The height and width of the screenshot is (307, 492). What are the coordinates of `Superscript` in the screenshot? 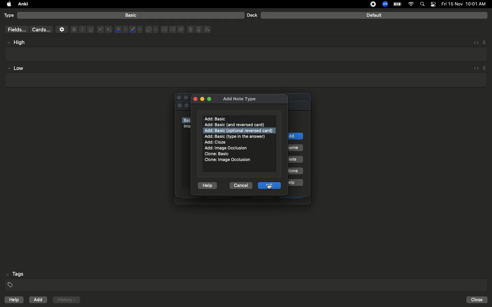 It's located at (100, 30).